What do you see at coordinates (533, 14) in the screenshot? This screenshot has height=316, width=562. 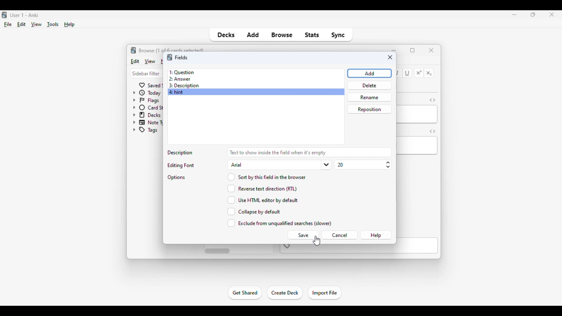 I see `maximize` at bounding box center [533, 14].